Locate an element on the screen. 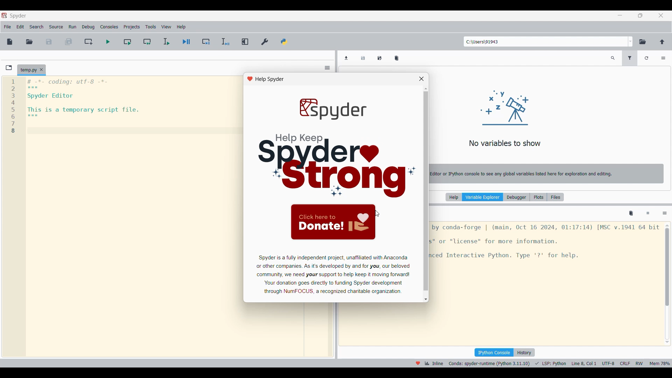  Save data as is located at coordinates (379, 58).